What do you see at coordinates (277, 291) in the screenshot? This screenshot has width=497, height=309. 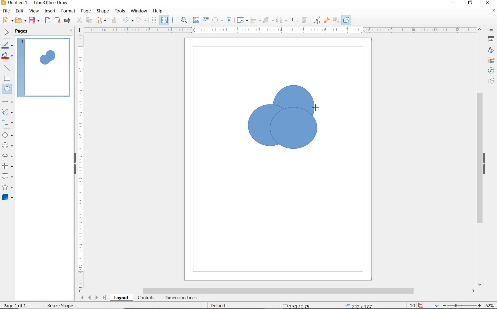 I see `SCROLLBAR` at bounding box center [277, 291].